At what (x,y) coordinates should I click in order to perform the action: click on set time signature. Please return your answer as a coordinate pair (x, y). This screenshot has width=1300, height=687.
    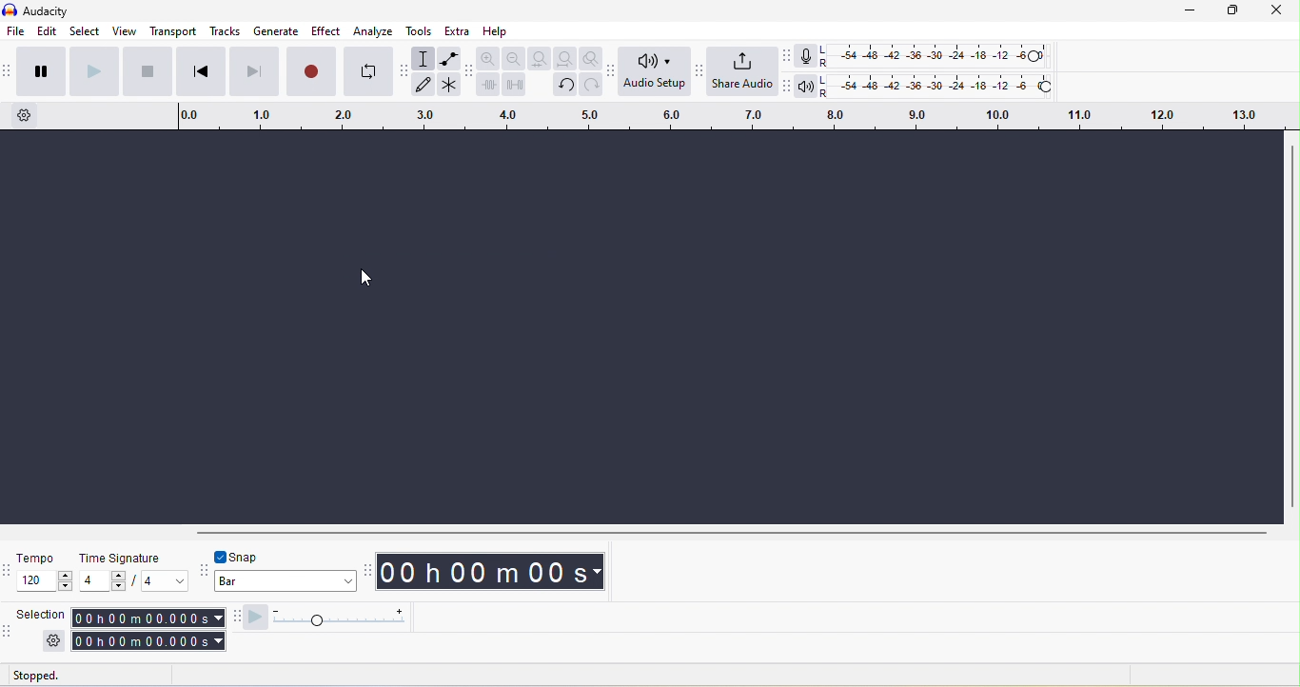
    Looking at the image, I should click on (166, 580).